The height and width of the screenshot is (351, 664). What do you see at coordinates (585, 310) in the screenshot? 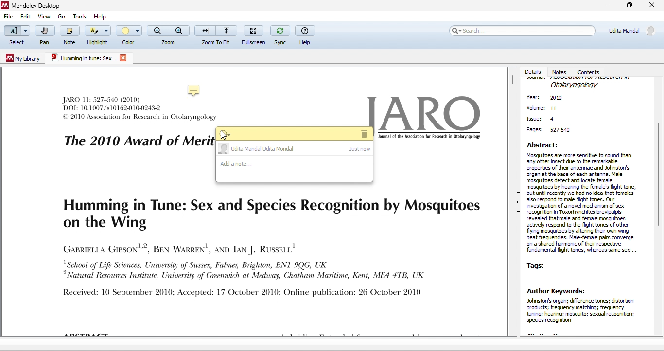
I see `author keywords` at bounding box center [585, 310].